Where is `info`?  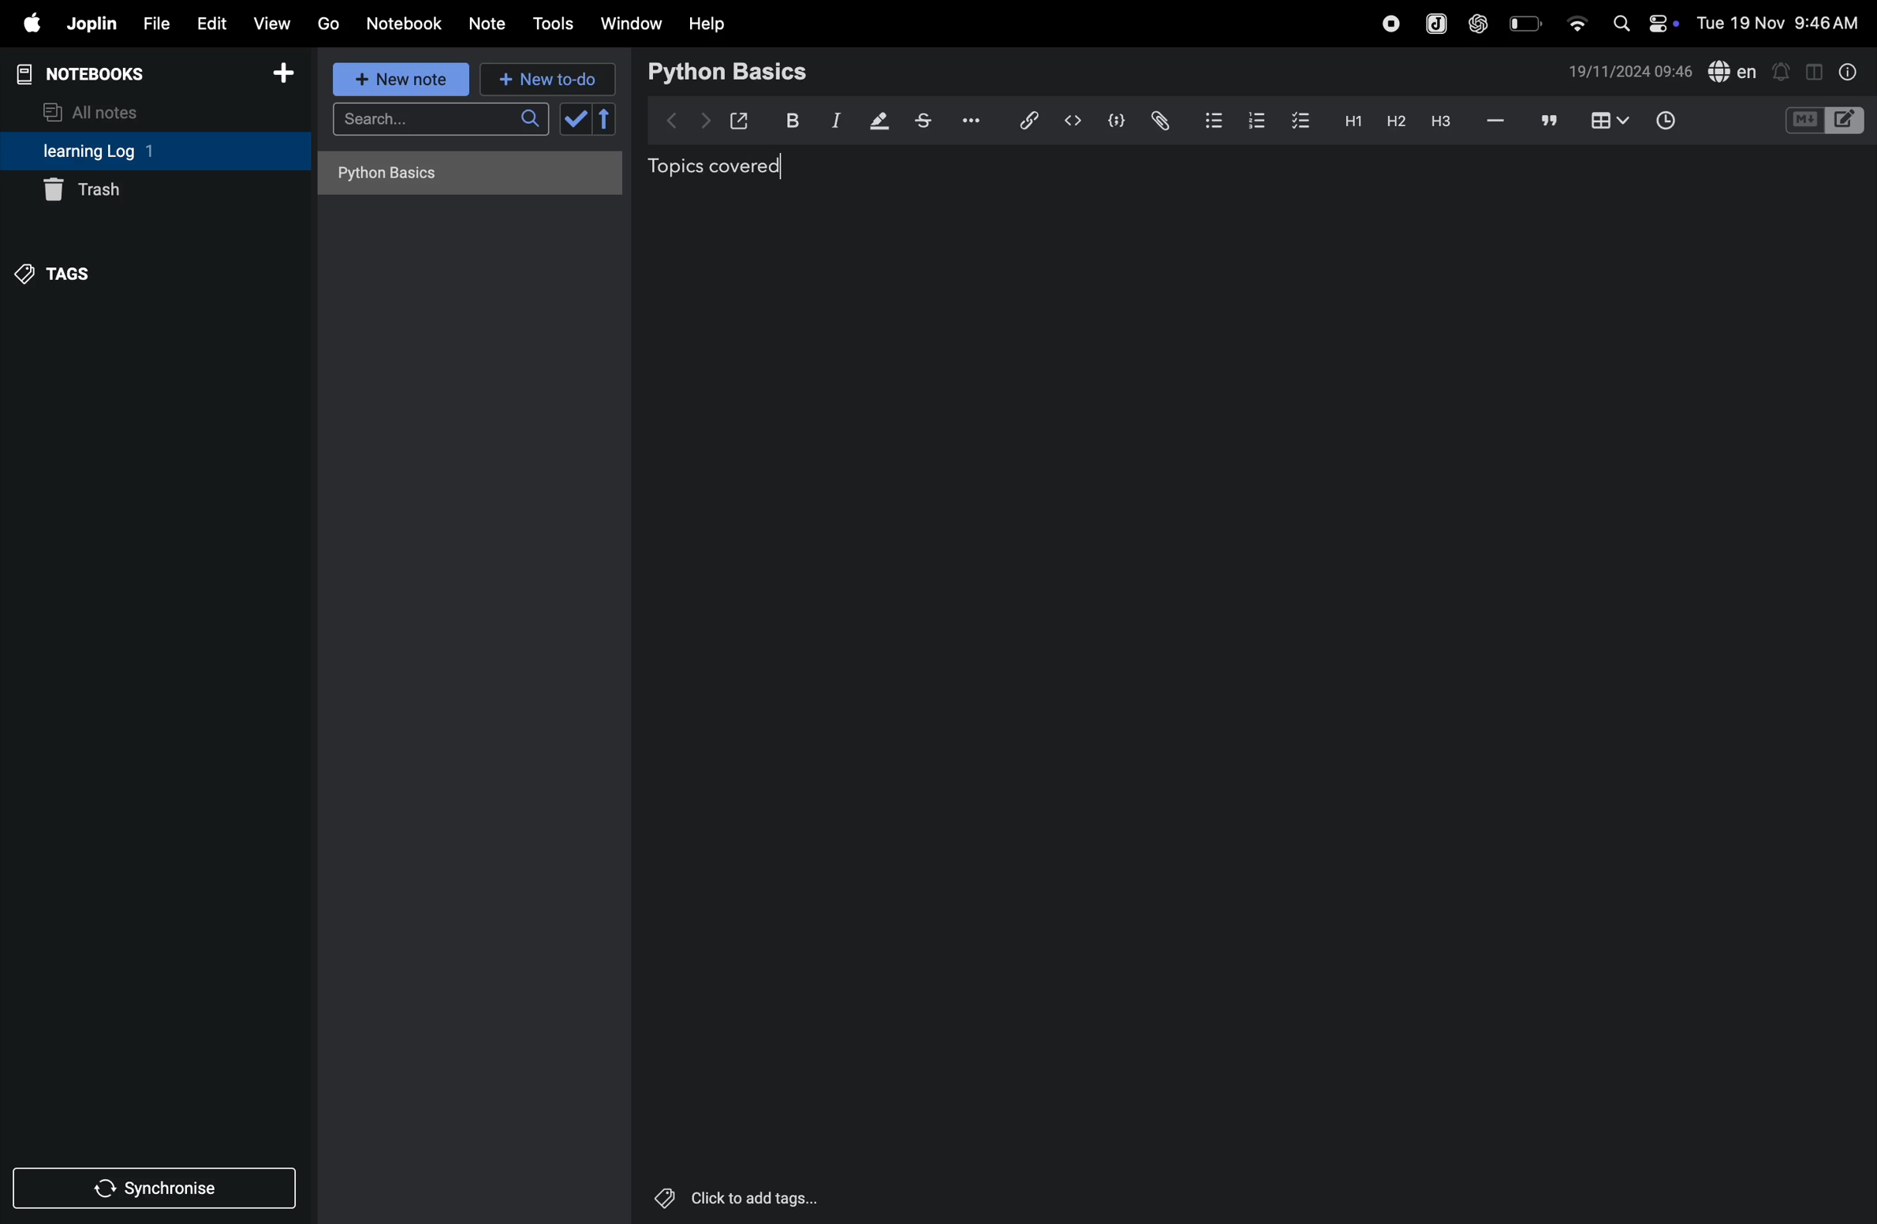
info is located at coordinates (1845, 71).